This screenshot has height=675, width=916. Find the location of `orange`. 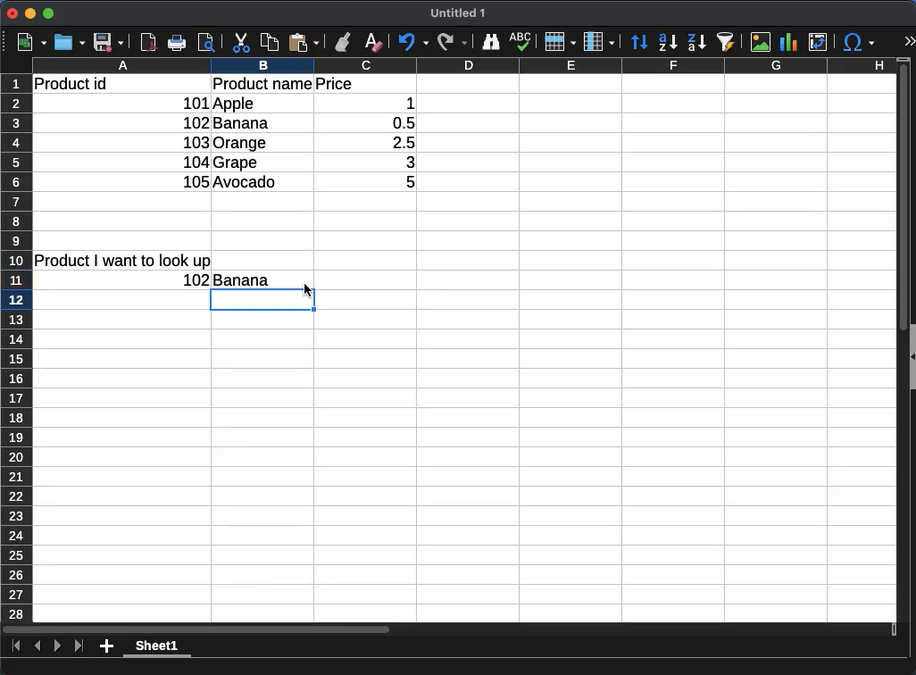

orange is located at coordinates (242, 144).